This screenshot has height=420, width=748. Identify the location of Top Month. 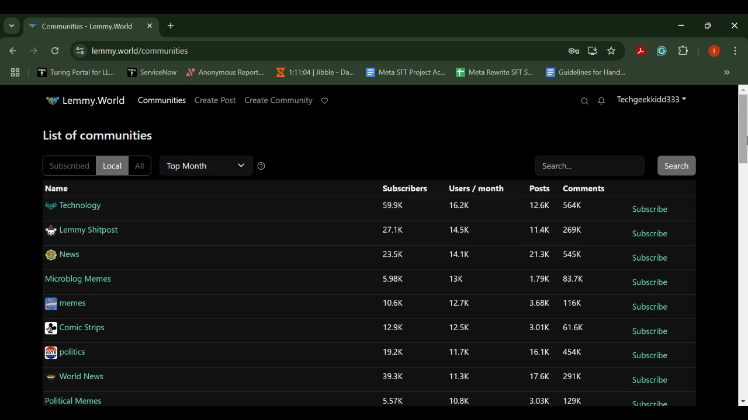
(207, 166).